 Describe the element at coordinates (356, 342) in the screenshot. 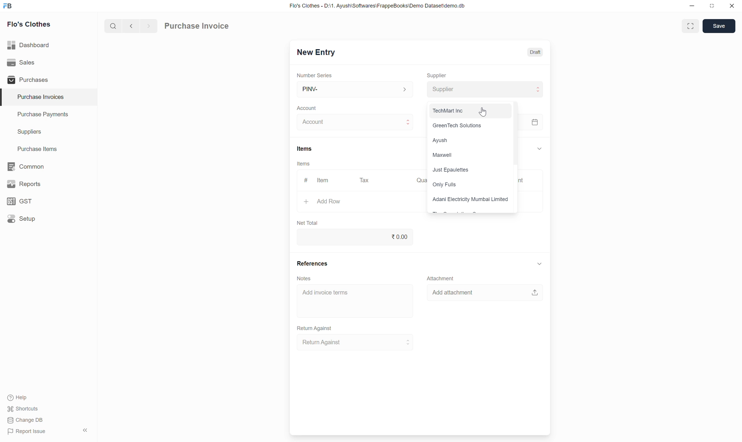

I see `Return Against` at that location.